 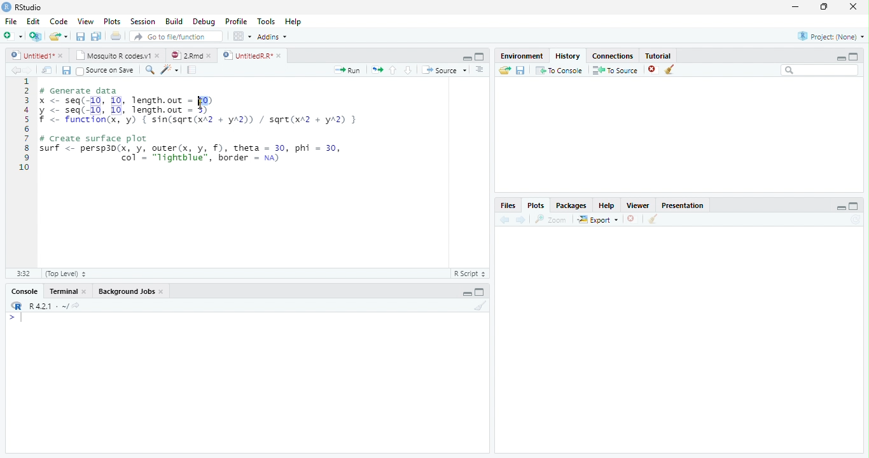 What do you see at coordinates (25, 125) in the screenshot?
I see `Line numbers` at bounding box center [25, 125].